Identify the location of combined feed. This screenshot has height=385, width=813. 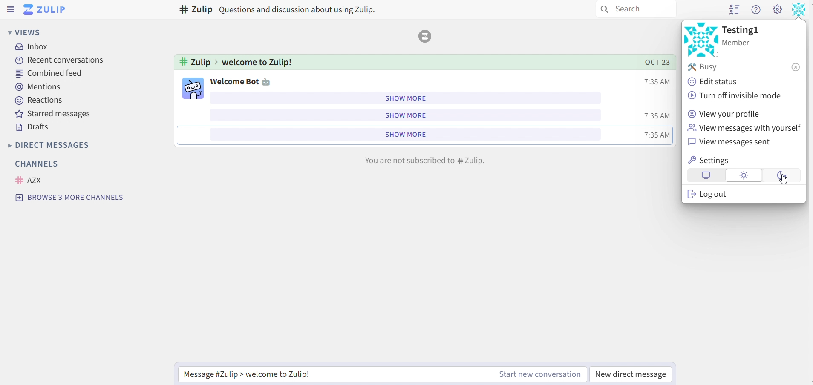
(50, 74).